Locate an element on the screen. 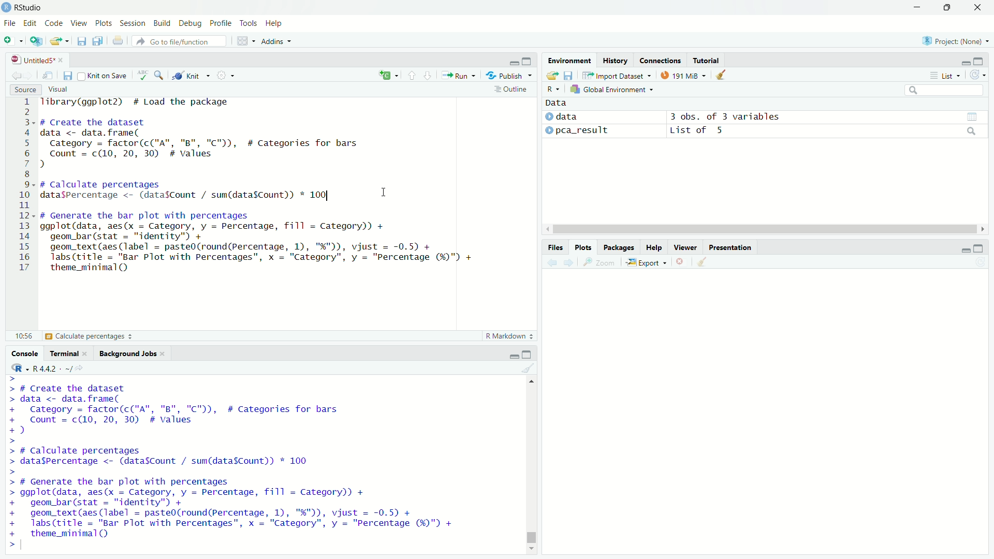  find and repace is located at coordinates (160, 75).